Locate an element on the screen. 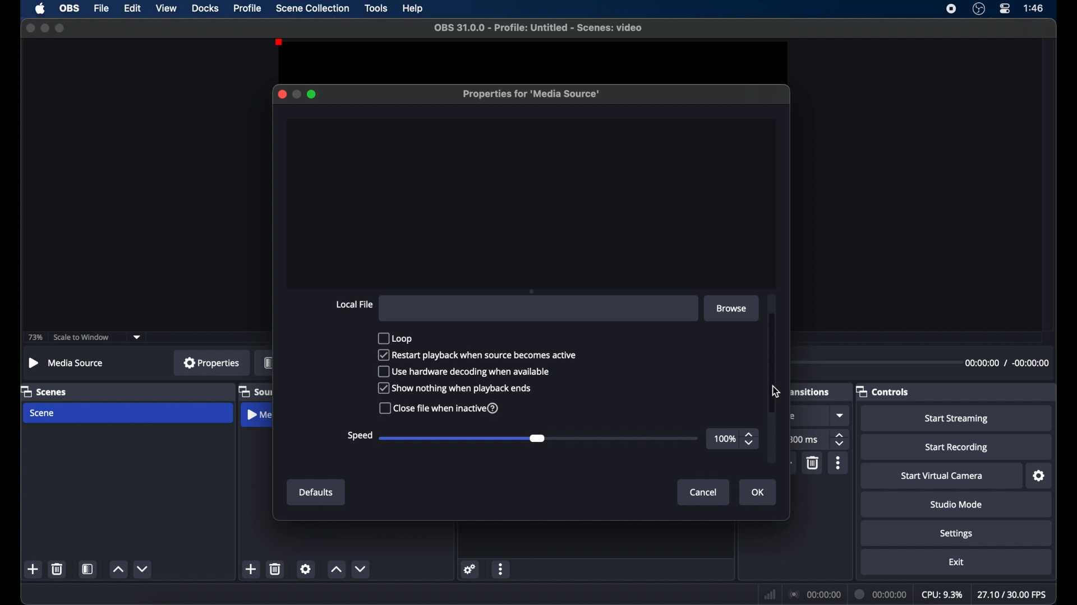 The height and width of the screenshot is (605, 1077). no source selected is located at coordinates (66, 363).